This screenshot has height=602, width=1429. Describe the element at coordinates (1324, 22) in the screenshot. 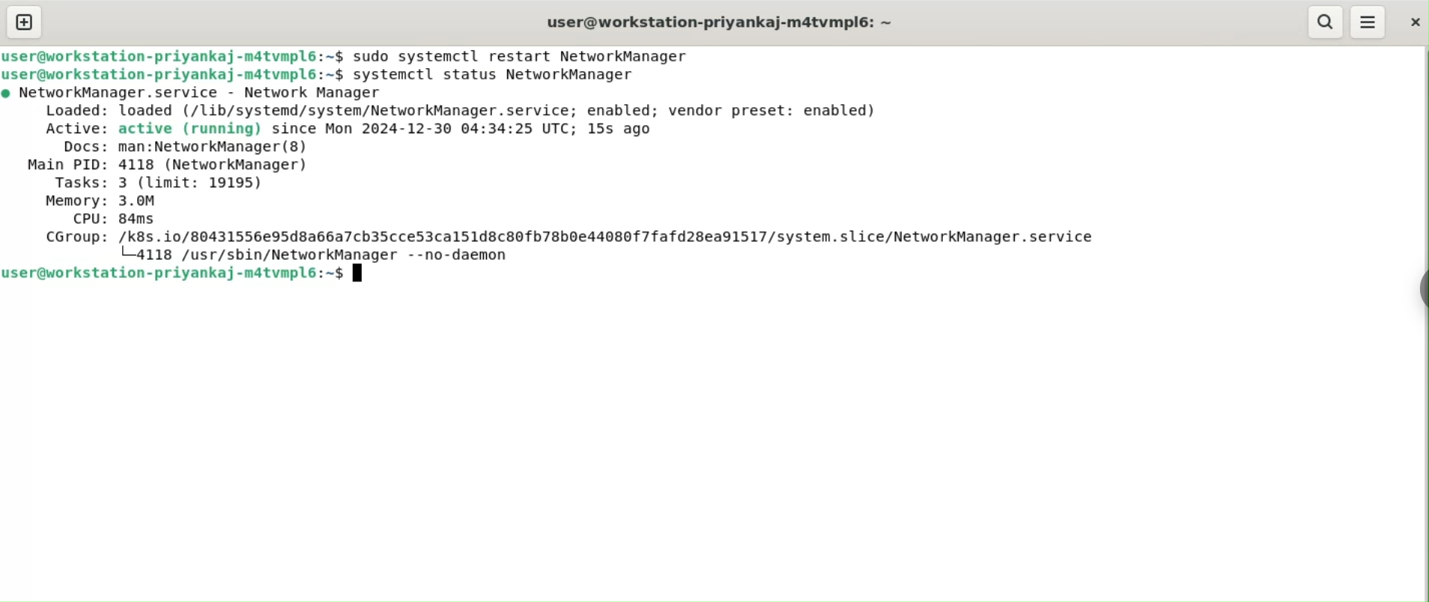

I see `search` at that location.